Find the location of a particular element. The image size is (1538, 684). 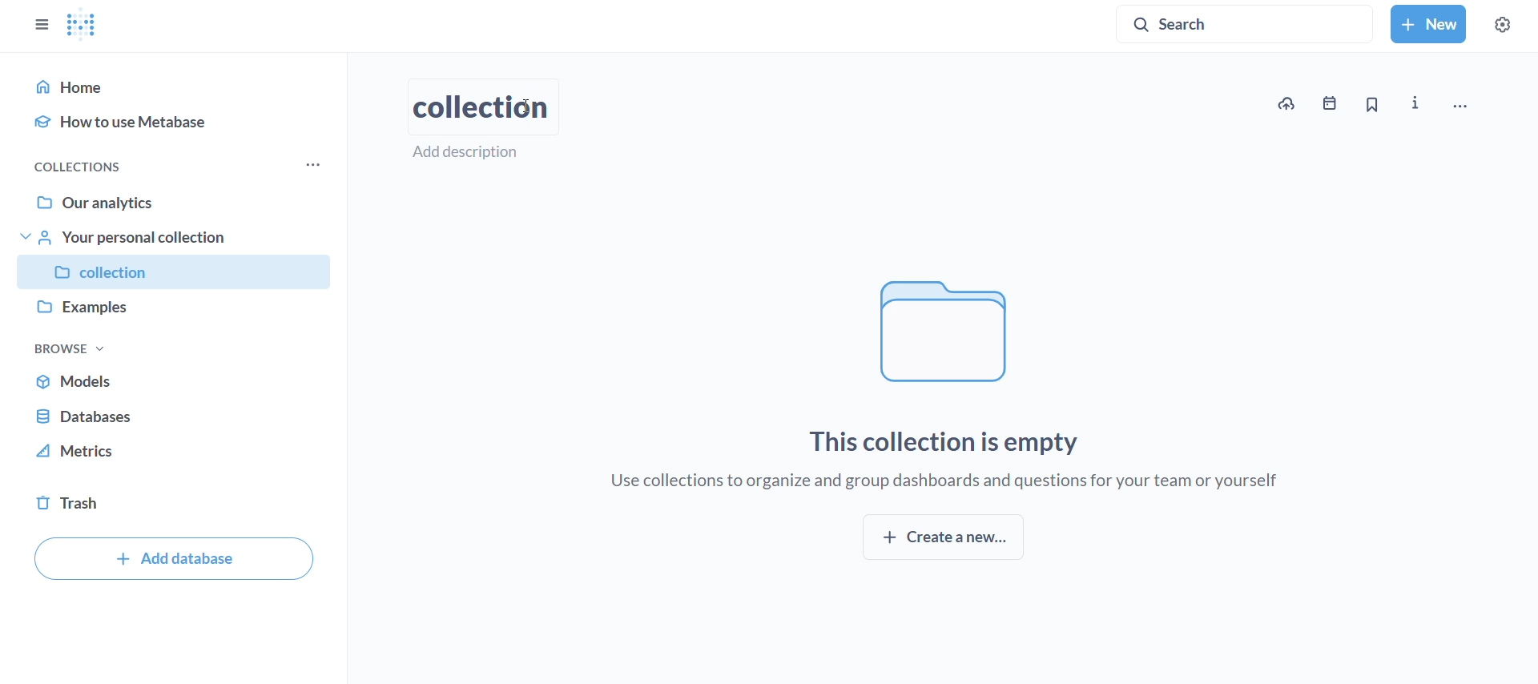

upload data to new collection  is located at coordinates (1286, 104).